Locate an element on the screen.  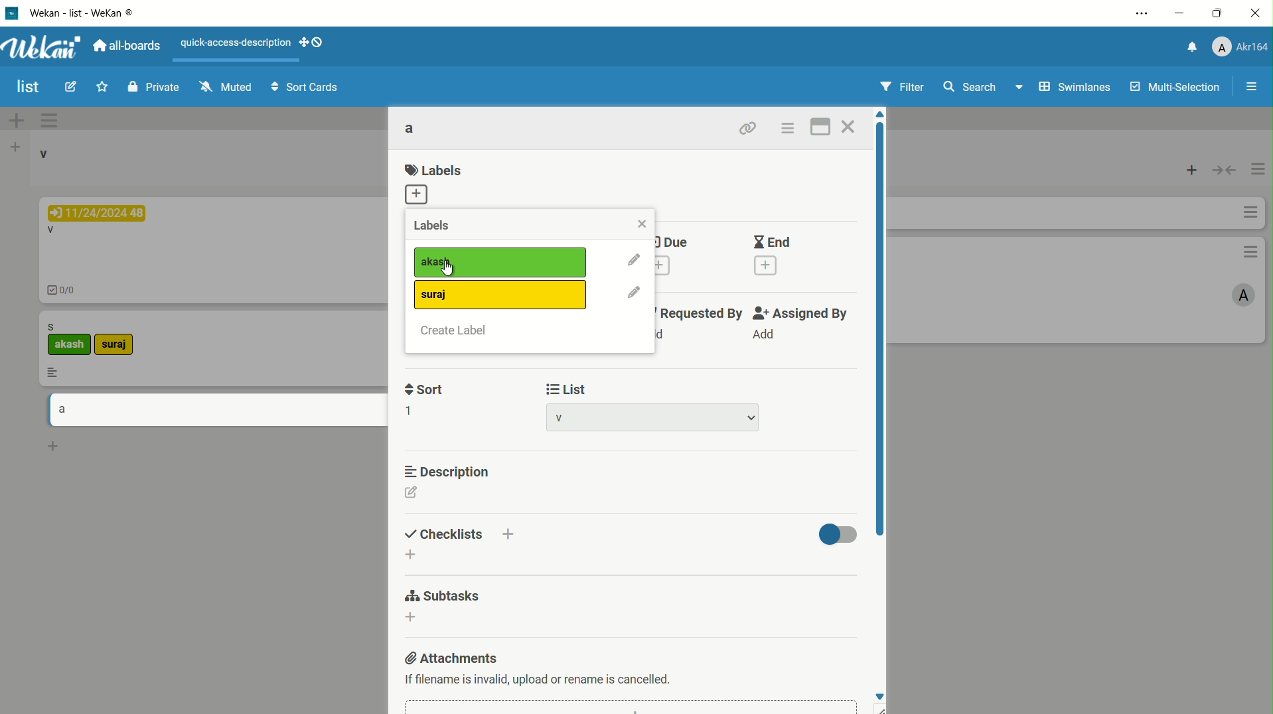
card actions is located at coordinates (787, 129).